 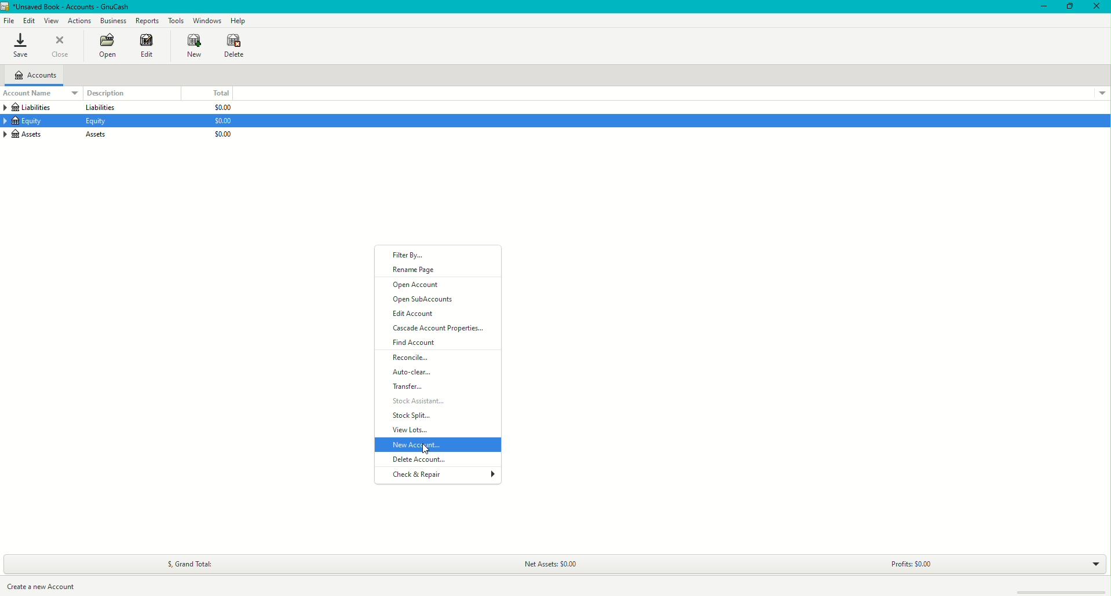 I want to click on , so click(x=98, y=122).